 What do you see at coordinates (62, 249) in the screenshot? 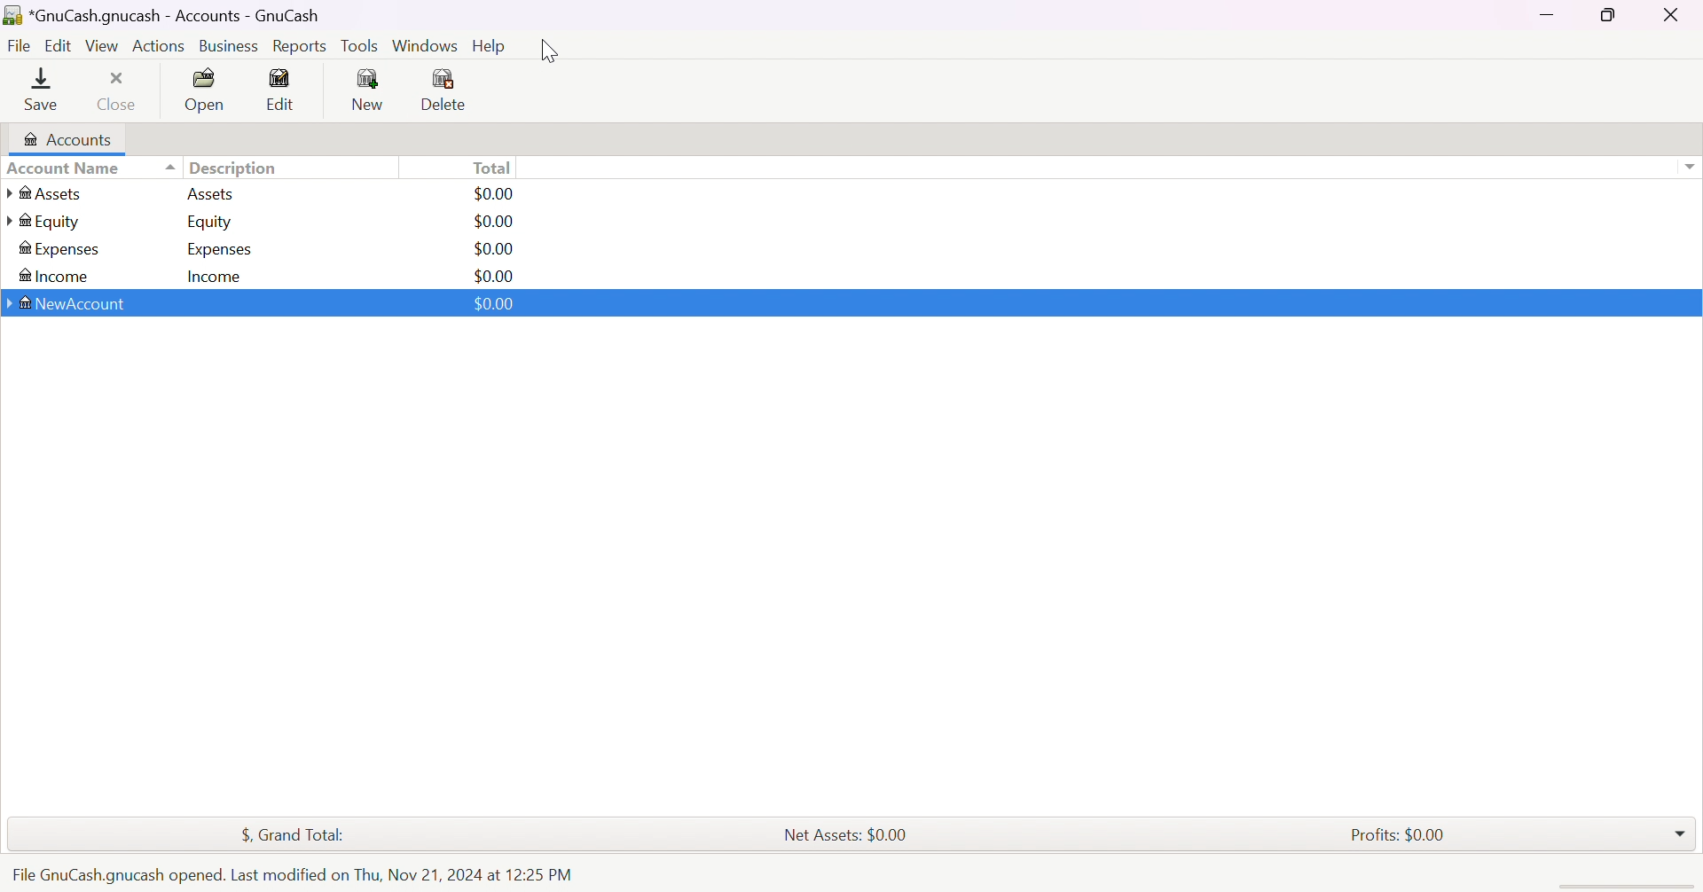
I see `Expenses` at bounding box center [62, 249].